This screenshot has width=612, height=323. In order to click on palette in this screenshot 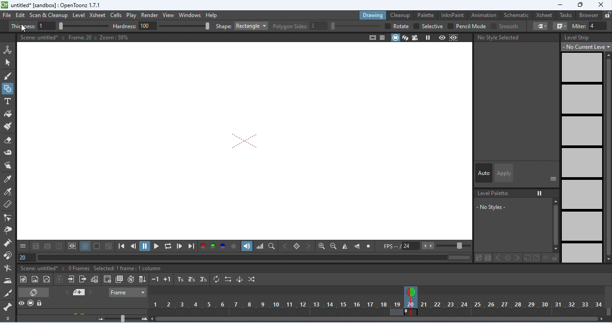, I will do `click(425, 15)`.